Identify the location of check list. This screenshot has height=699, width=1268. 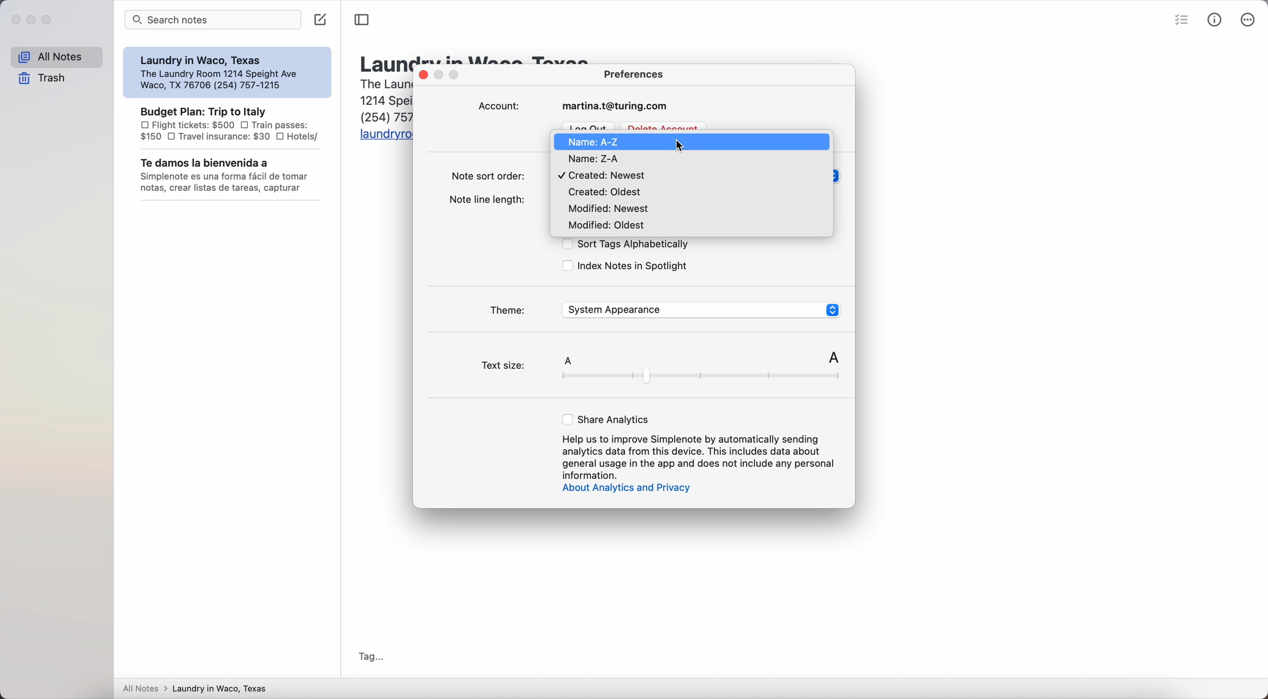
(1183, 19).